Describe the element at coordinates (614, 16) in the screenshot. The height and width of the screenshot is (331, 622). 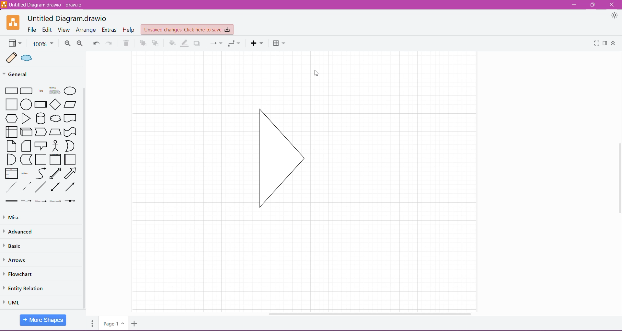
I see `Appearance` at that location.